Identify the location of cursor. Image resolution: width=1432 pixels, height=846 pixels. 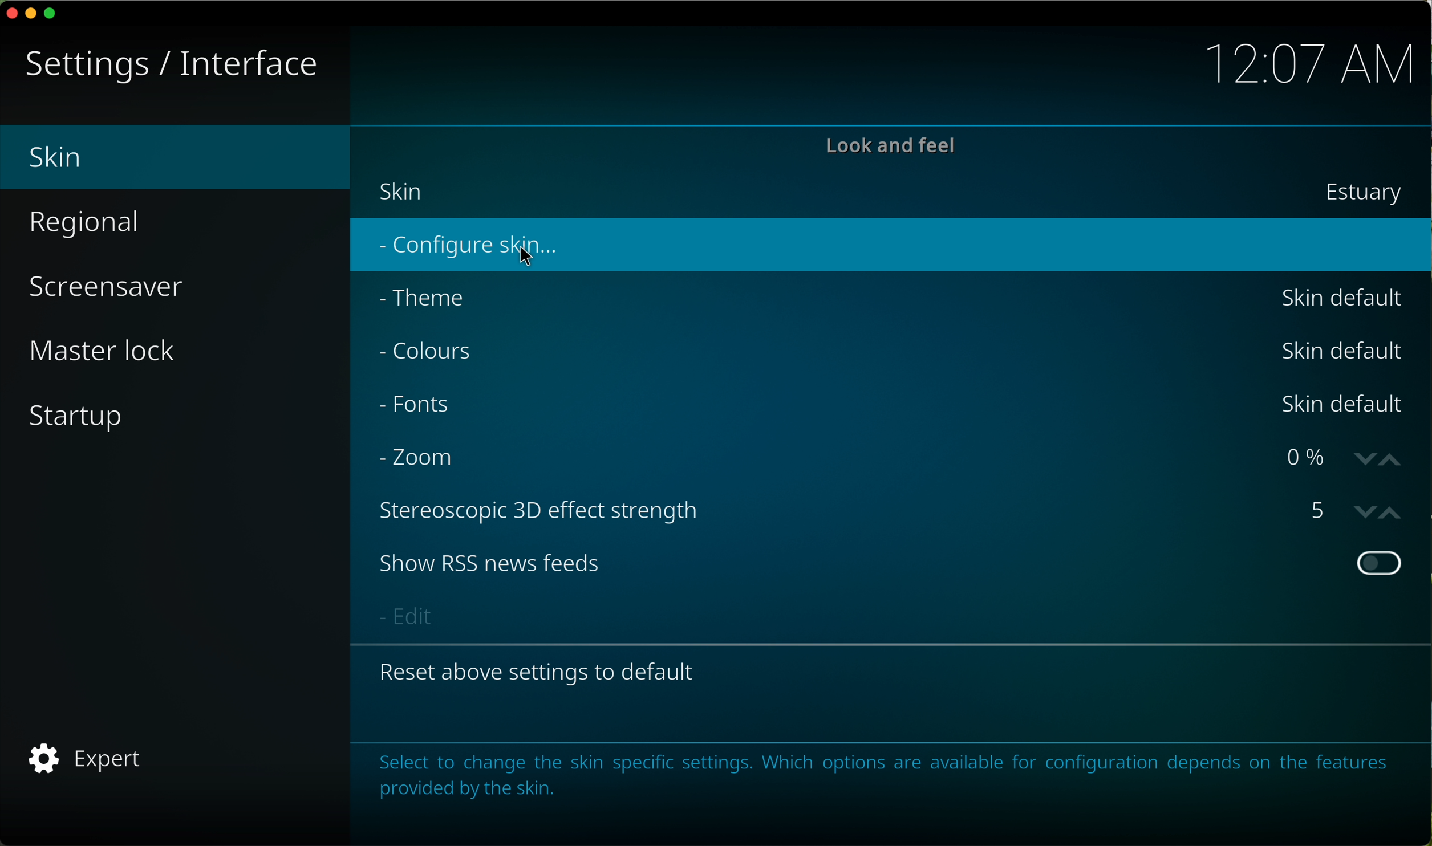
(527, 257).